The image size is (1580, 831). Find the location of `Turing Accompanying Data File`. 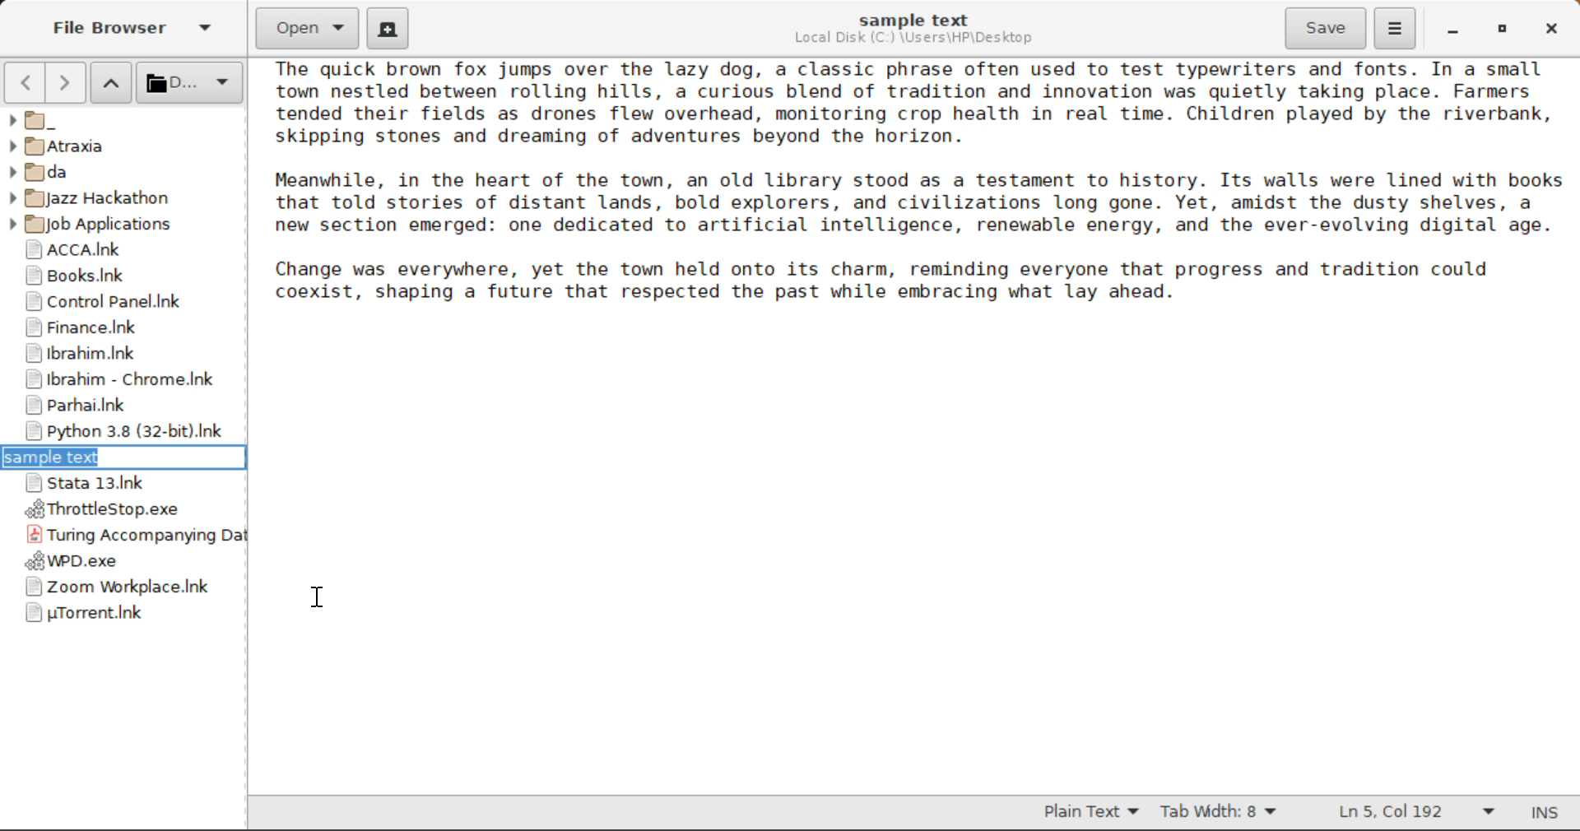

Turing Accompanying Data File is located at coordinates (127, 536).